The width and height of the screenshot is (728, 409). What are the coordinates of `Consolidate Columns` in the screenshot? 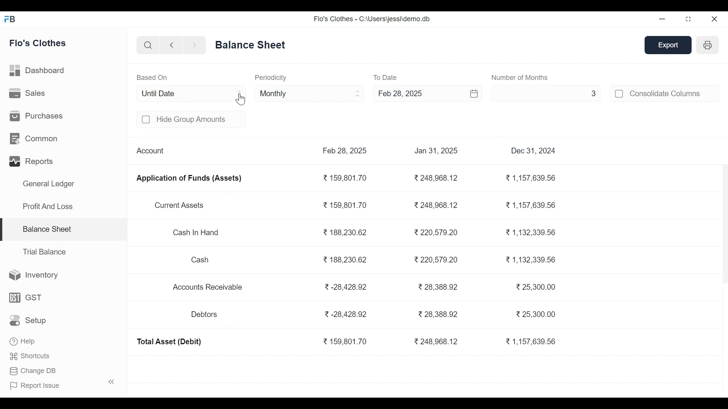 It's located at (674, 93).